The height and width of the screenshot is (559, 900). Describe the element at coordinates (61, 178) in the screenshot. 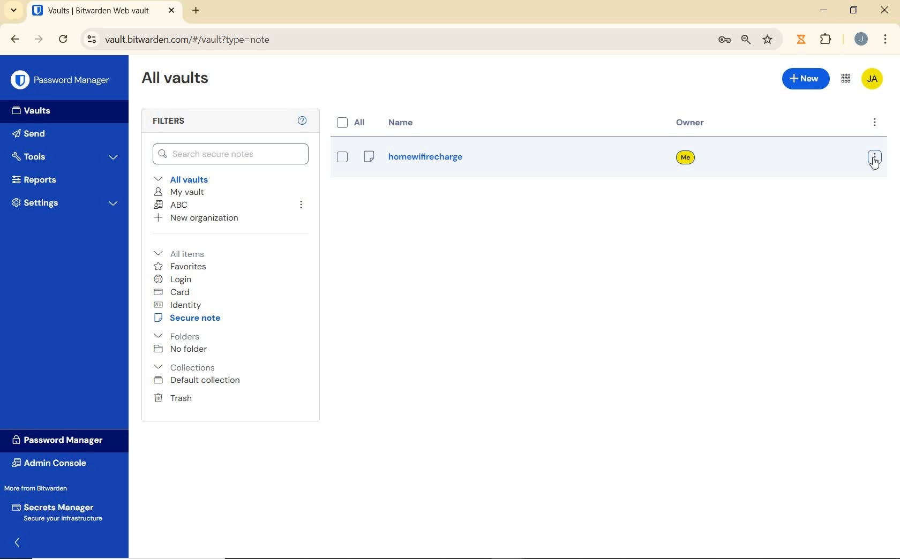

I see `Reports` at that location.